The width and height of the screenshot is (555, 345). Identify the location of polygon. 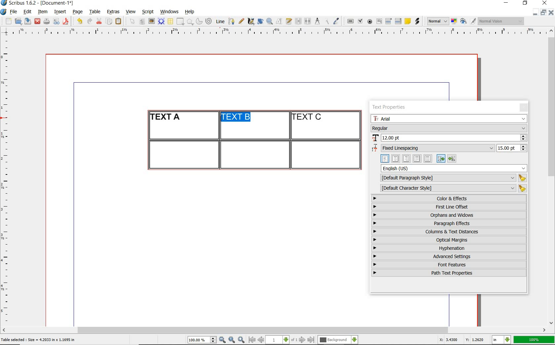
(190, 21).